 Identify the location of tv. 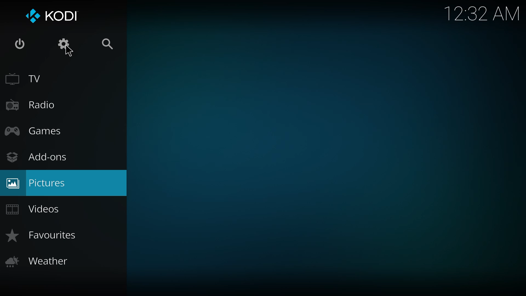
(23, 79).